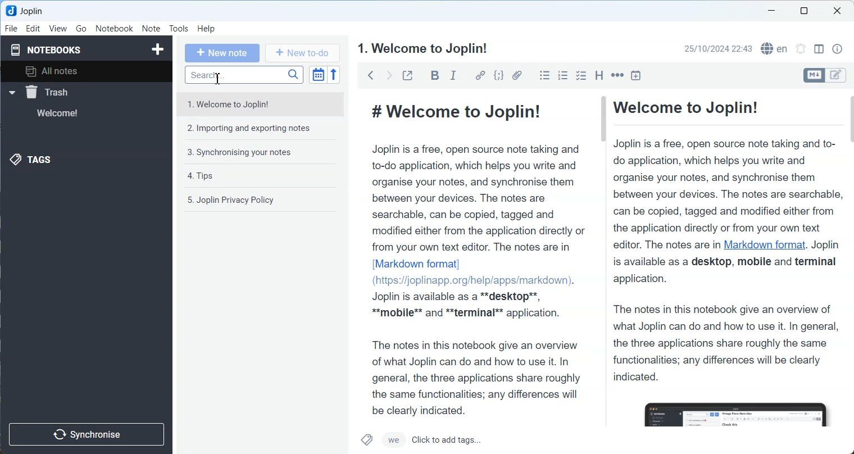 Image resolution: width=854 pixels, height=454 pixels. What do you see at coordinates (33, 11) in the screenshot?
I see `joplin ` at bounding box center [33, 11].